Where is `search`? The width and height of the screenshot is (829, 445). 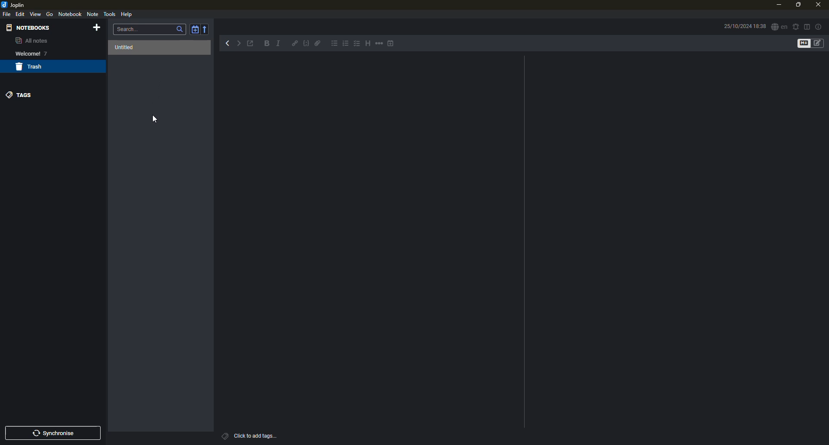
search is located at coordinates (180, 29).